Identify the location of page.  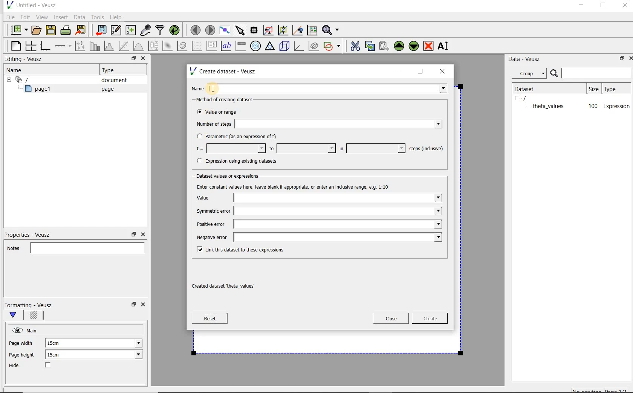
(106, 89).